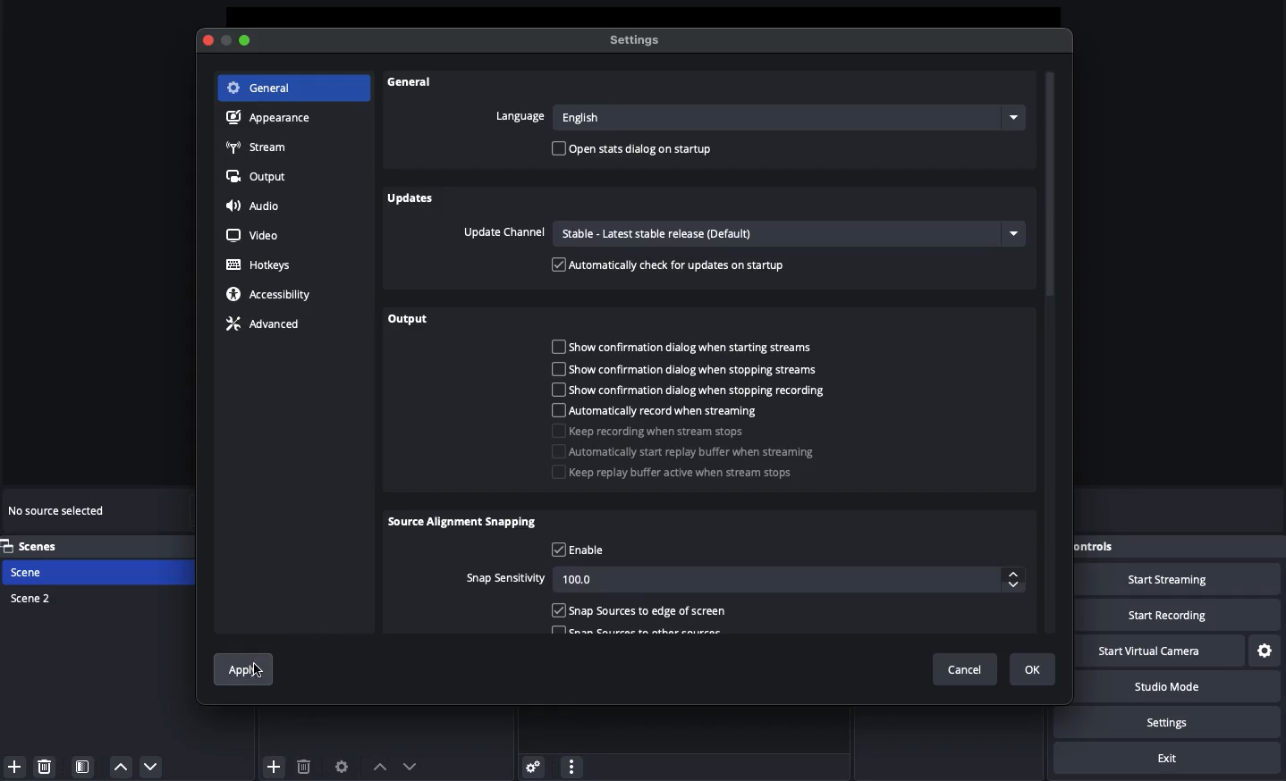 The width and height of the screenshot is (1286, 781). Describe the element at coordinates (635, 150) in the screenshot. I see `Open status dialog on startup` at that location.